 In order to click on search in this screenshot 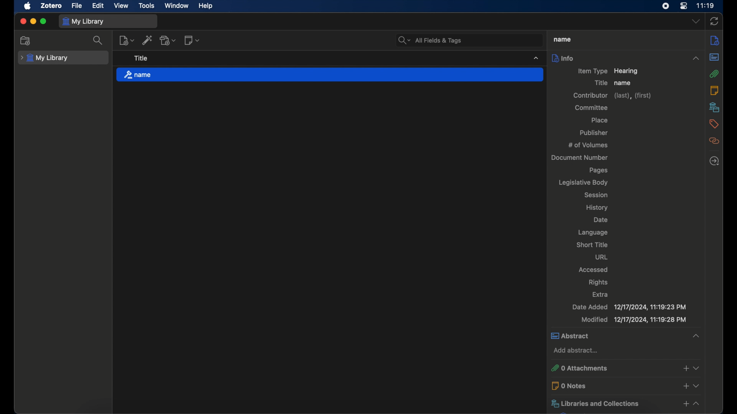, I will do `click(429, 41)`.